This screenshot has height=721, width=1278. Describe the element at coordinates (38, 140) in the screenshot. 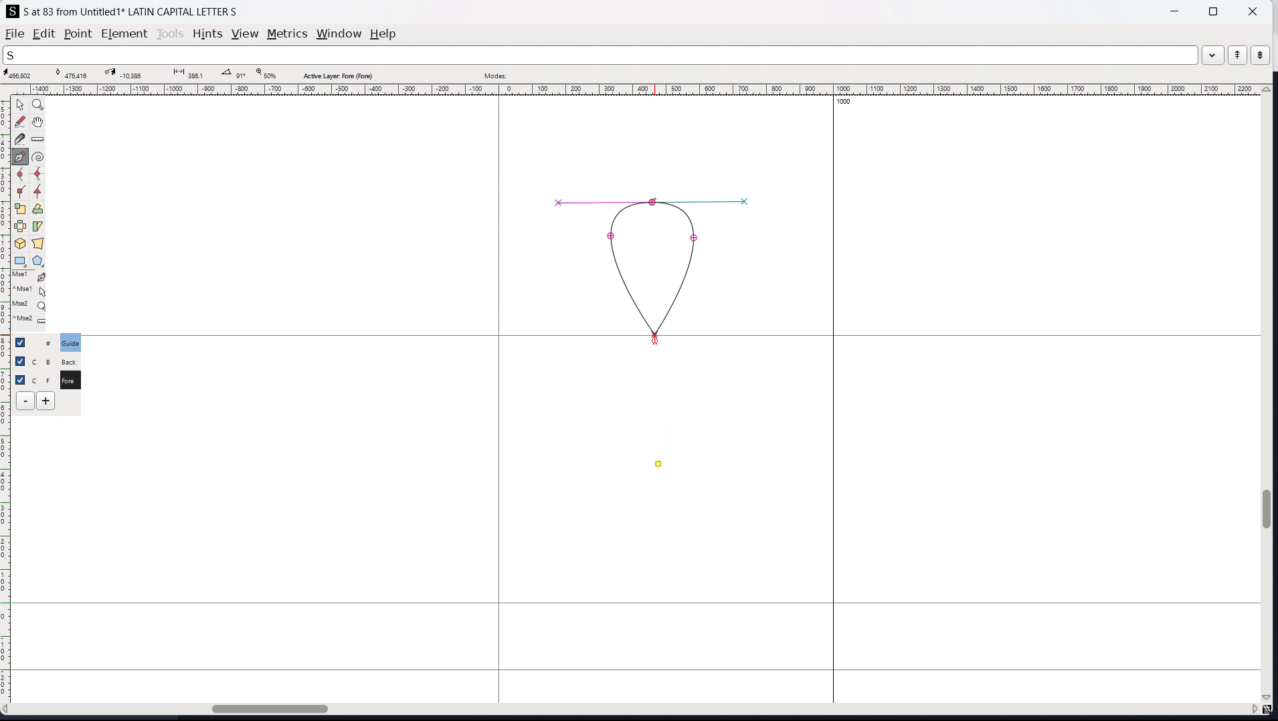

I see `measure distance, angle between two points` at that location.